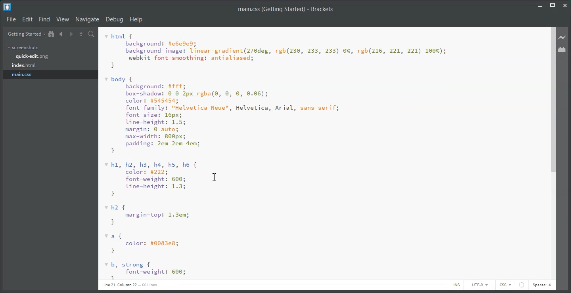  What do you see at coordinates (477, 285) in the screenshot?
I see `UTF-8` at bounding box center [477, 285].